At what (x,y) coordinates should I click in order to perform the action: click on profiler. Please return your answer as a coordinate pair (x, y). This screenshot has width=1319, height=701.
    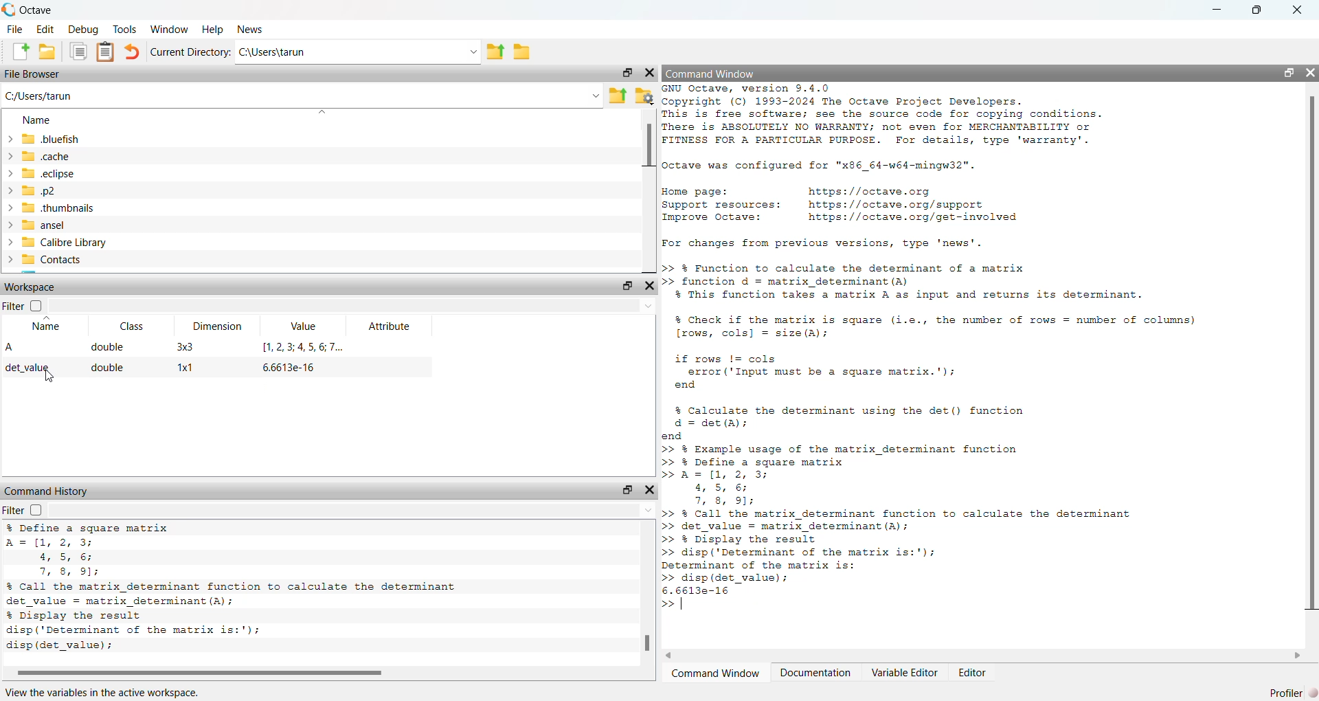
    Looking at the image, I should click on (1293, 691).